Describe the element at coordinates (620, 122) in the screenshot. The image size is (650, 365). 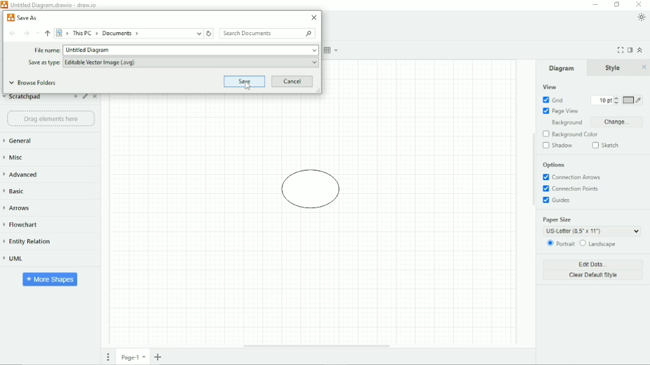
I see `Change` at that location.